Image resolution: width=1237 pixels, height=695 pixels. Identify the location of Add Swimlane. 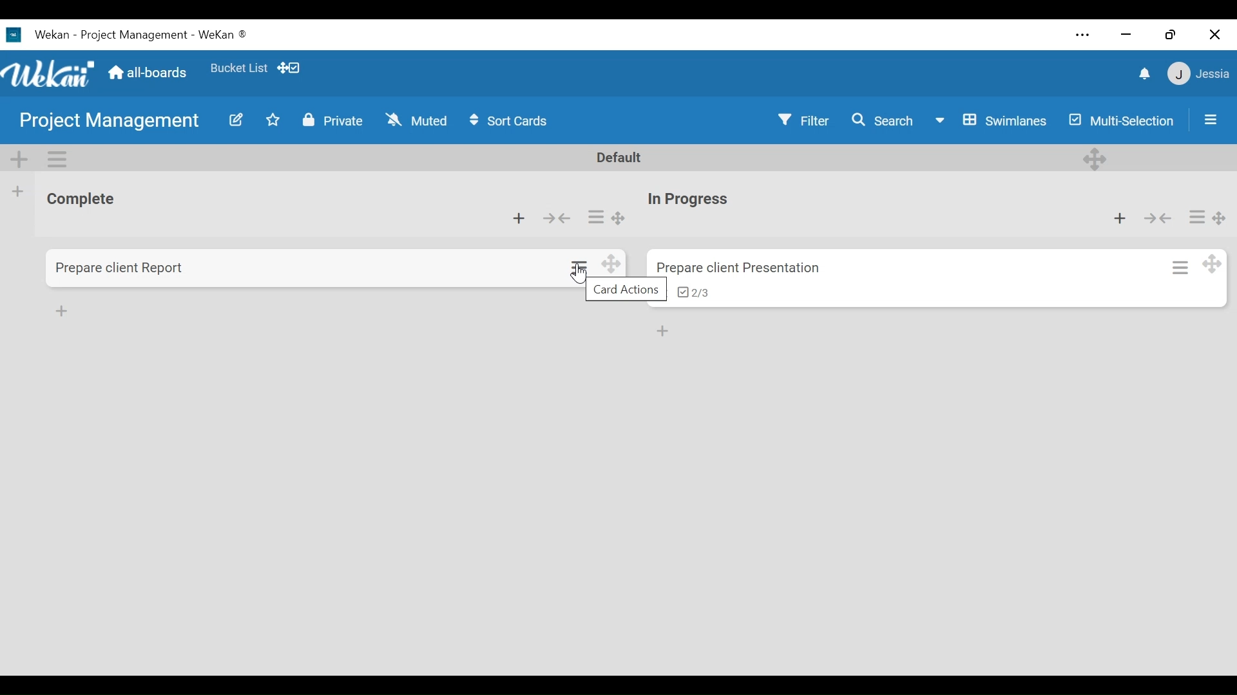
(23, 160).